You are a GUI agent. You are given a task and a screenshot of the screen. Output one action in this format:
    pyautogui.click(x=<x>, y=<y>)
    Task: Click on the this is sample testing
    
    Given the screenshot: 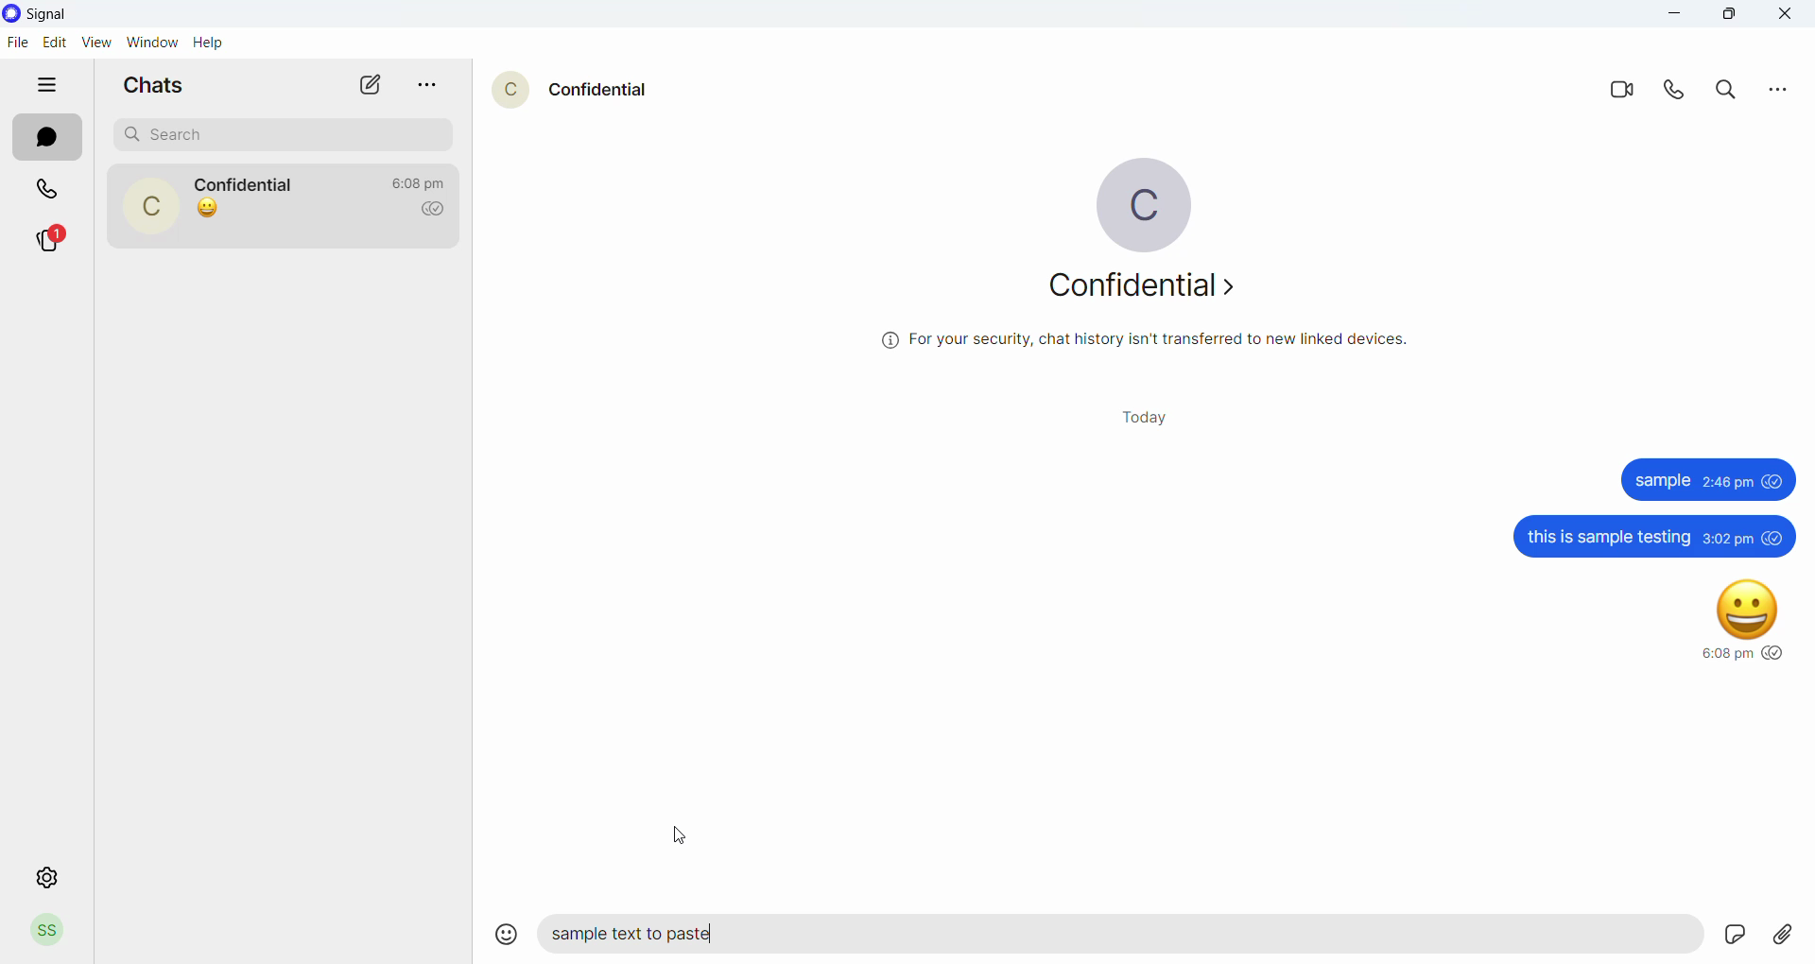 What is the action you would take?
    pyautogui.click(x=1649, y=537)
    